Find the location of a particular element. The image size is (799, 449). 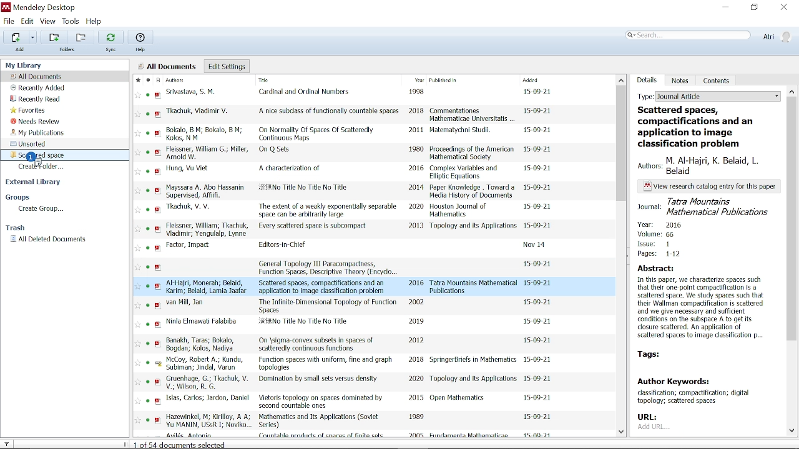

favorites is located at coordinates (137, 258).